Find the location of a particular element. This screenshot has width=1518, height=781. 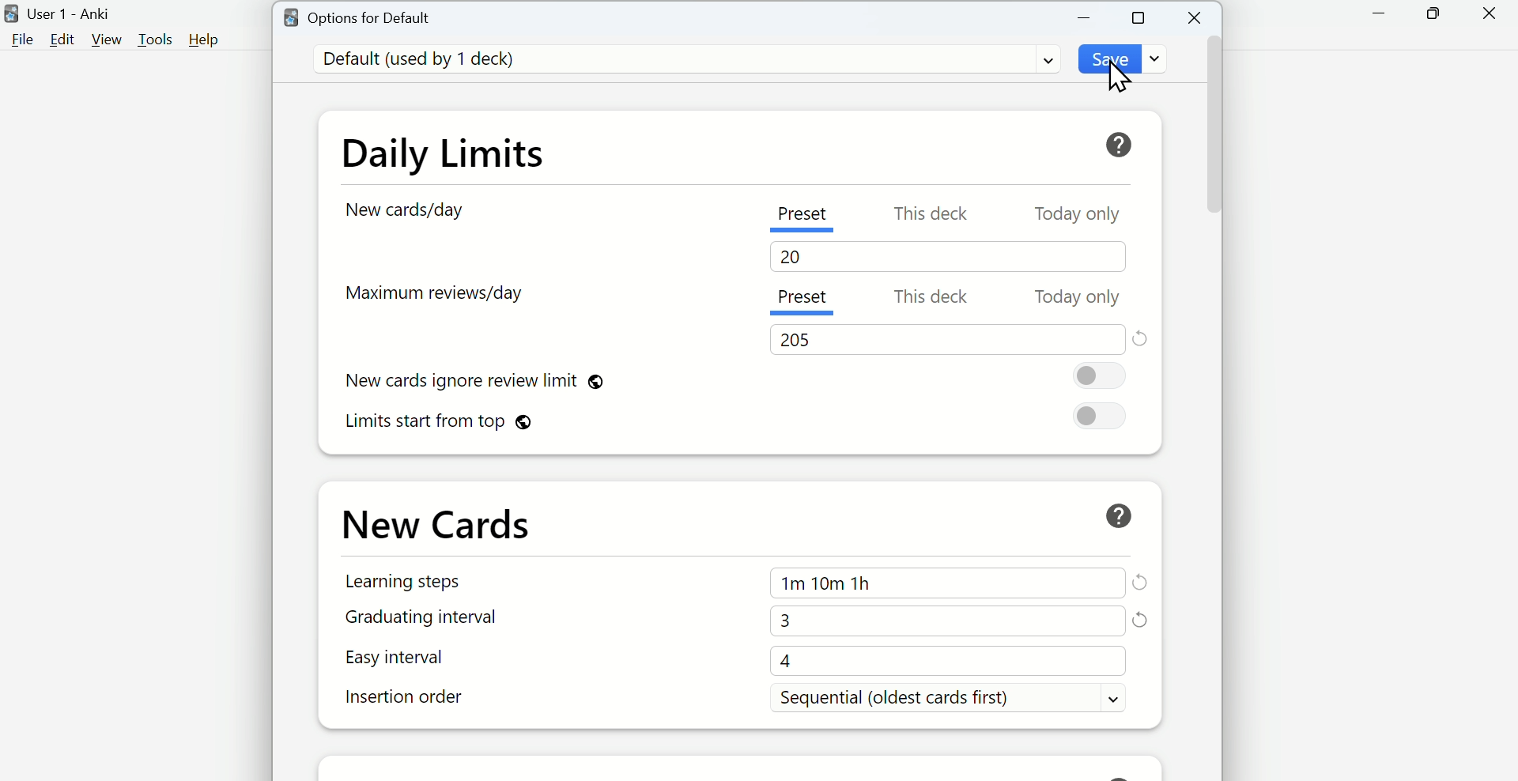

1m 10m is located at coordinates (942, 577).